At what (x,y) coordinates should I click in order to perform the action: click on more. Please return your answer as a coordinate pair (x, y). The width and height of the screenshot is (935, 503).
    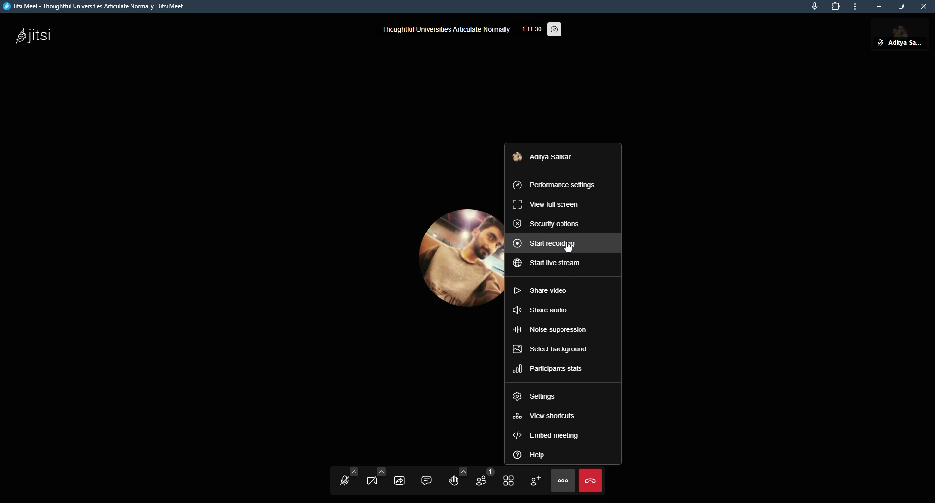
    Looking at the image, I should click on (854, 8).